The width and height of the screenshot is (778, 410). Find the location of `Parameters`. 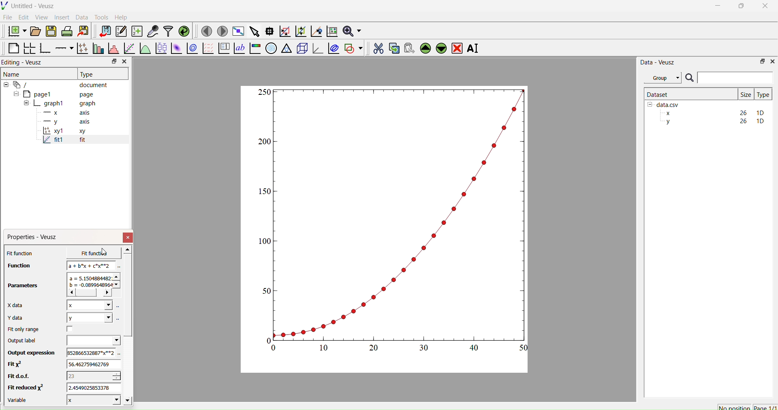

Parameters is located at coordinates (24, 286).